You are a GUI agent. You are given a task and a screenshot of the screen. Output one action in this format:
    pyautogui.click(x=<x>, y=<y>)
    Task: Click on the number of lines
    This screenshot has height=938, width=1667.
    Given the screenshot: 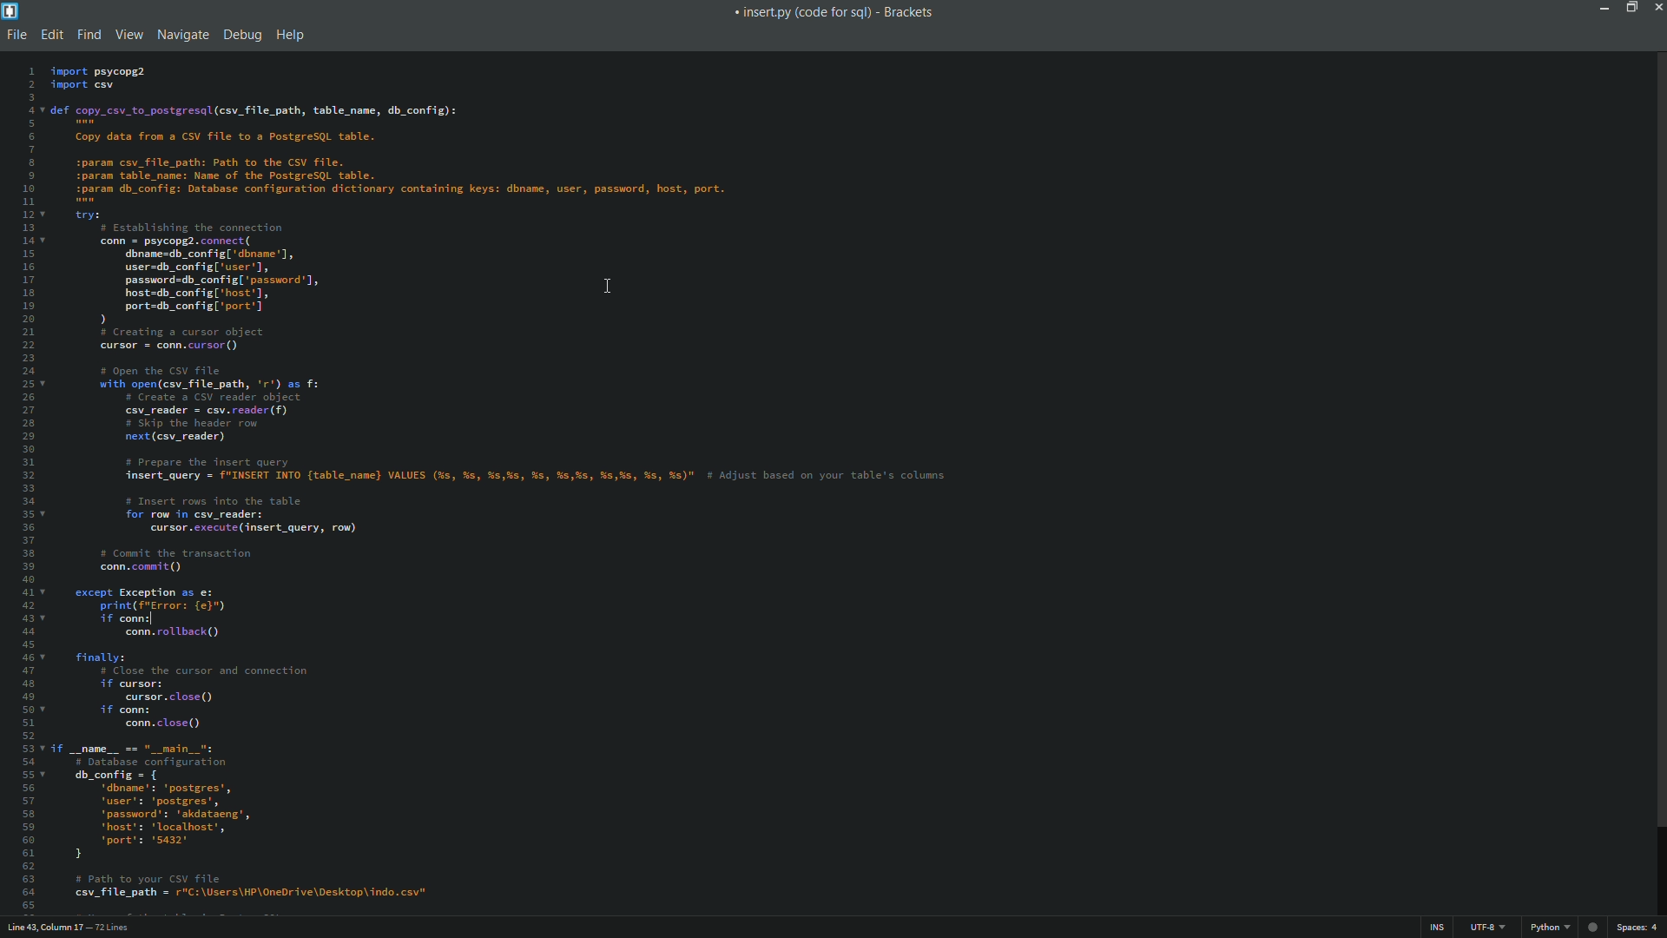 What is the action you would take?
    pyautogui.click(x=112, y=928)
    